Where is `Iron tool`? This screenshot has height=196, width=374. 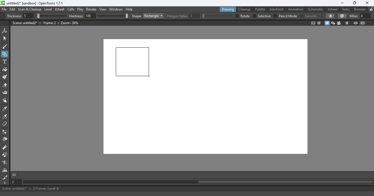 Iron tool is located at coordinates (5, 170).